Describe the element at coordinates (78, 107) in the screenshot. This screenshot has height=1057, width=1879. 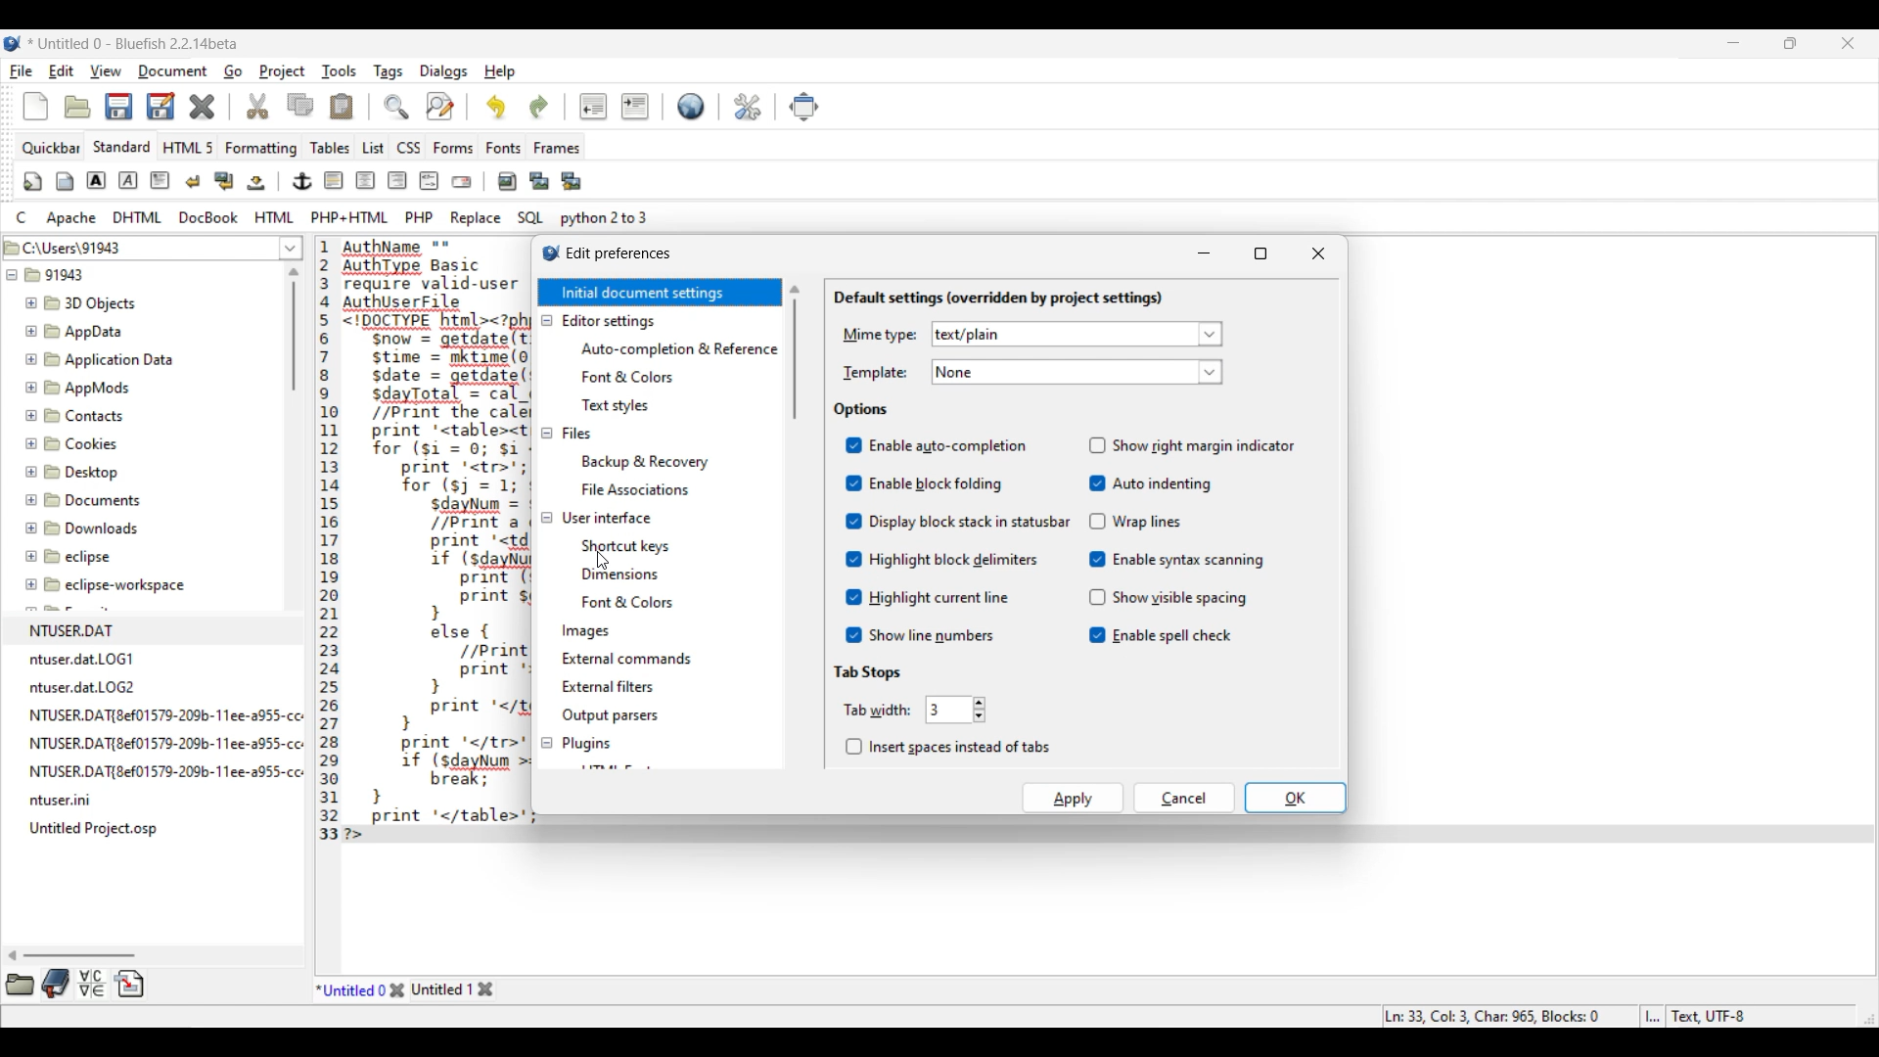
I see `Open` at that location.